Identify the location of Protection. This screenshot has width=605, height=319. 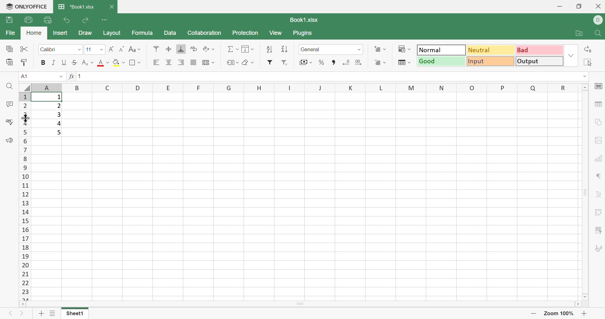
(244, 32).